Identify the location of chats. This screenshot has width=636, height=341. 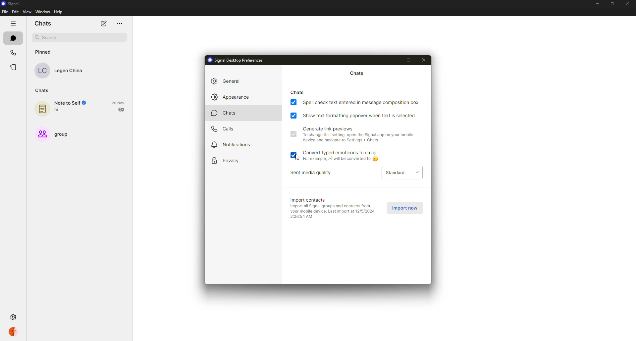
(13, 38).